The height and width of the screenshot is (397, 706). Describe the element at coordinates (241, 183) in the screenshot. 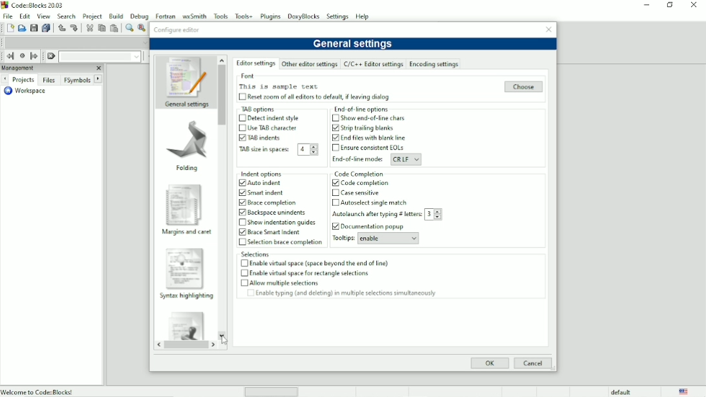

I see `` at that location.